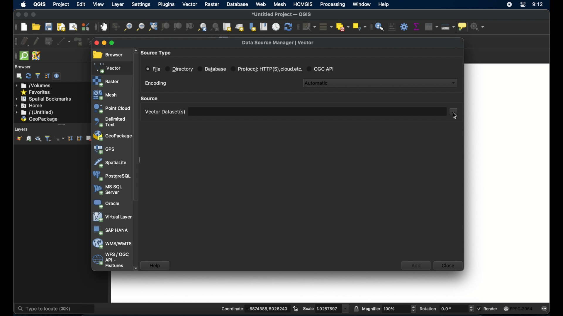 Image resolution: width=563 pixels, height=316 pixels. What do you see at coordinates (298, 27) in the screenshot?
I see `selection toolbar` at bounding box center [298, 27].